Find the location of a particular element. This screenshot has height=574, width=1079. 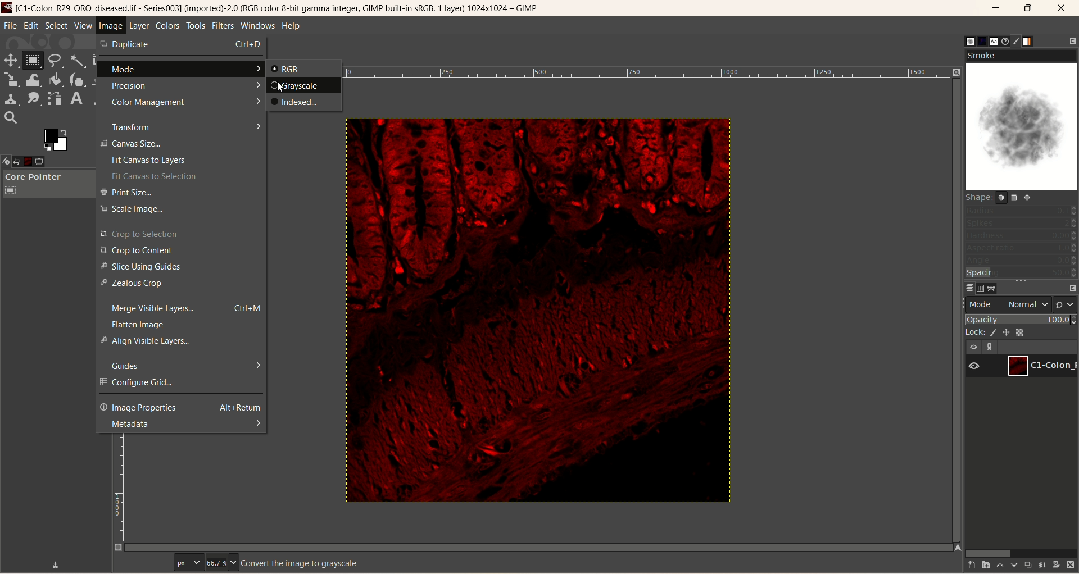

path tool is located at coordinates (55, 98).